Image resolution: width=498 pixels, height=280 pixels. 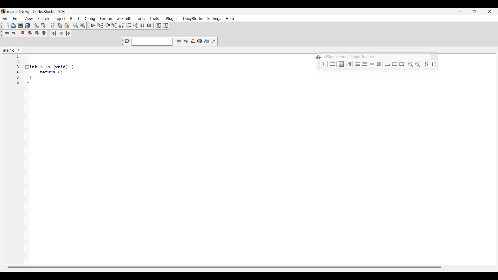 What do you see at coordinates (75, 25) in the screenshot?
I see `Find` at bounding box center [75, 25].